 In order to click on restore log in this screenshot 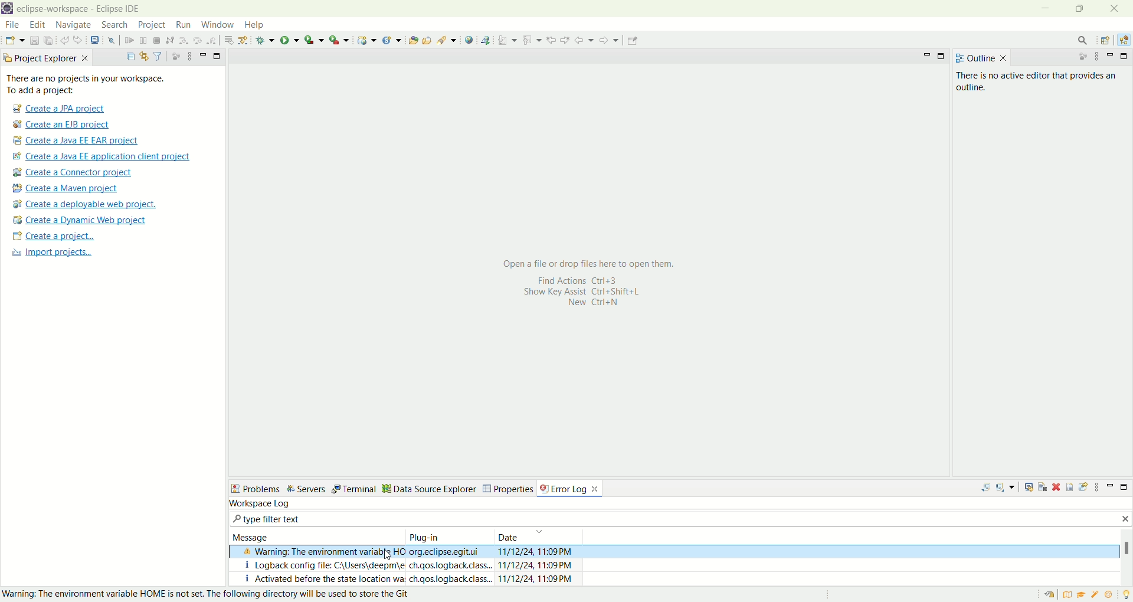, I will do `click(1084, 488)`.